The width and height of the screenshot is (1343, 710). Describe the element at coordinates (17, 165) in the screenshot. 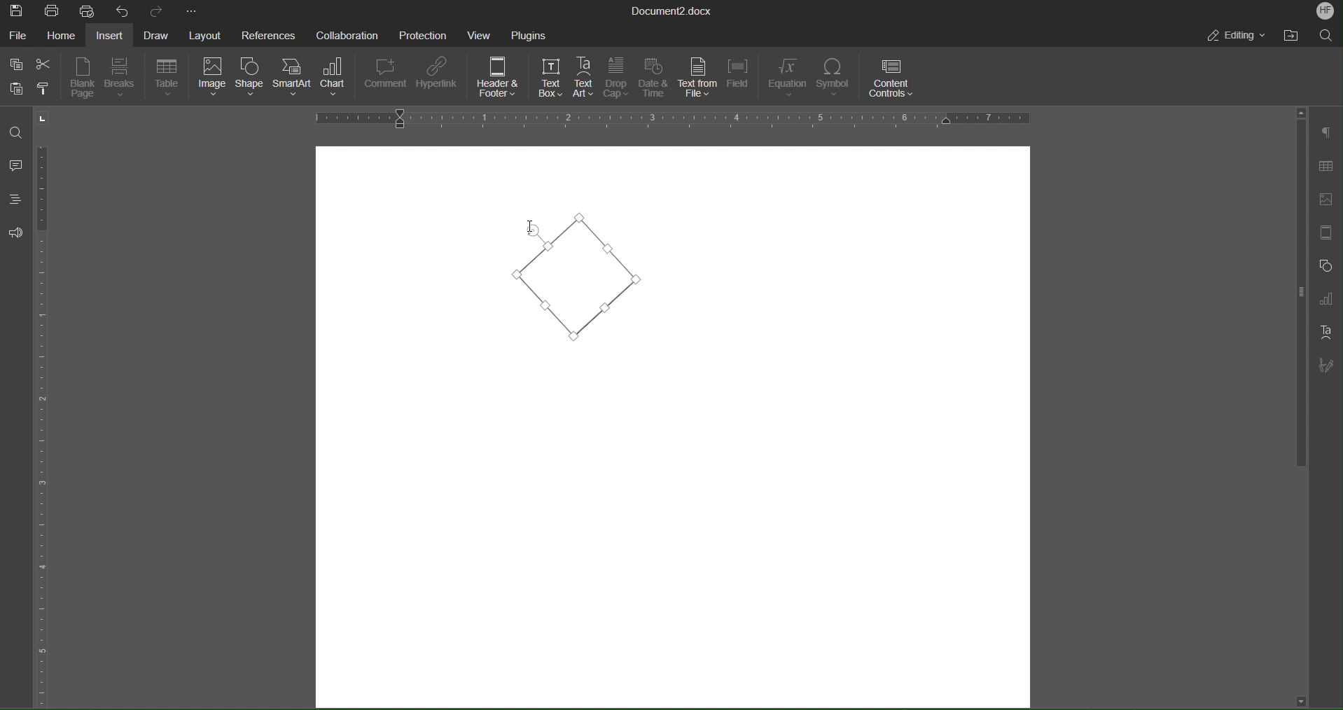

I see `Comments` at that location.